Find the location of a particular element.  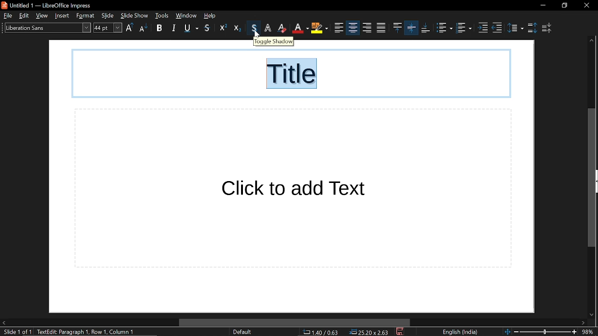

window is located at coordinates (186, 15).